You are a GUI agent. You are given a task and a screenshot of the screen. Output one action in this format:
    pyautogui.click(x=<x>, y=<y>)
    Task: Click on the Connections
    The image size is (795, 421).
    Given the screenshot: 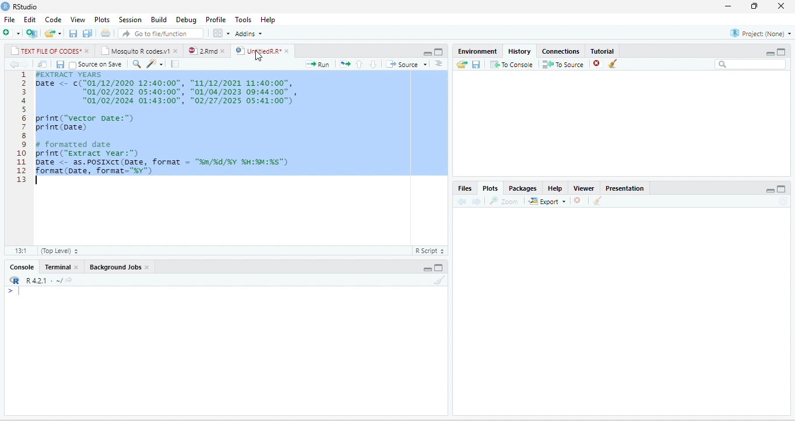 What is the action you would take?
    pyautogui.click(x=561, y=52)
    